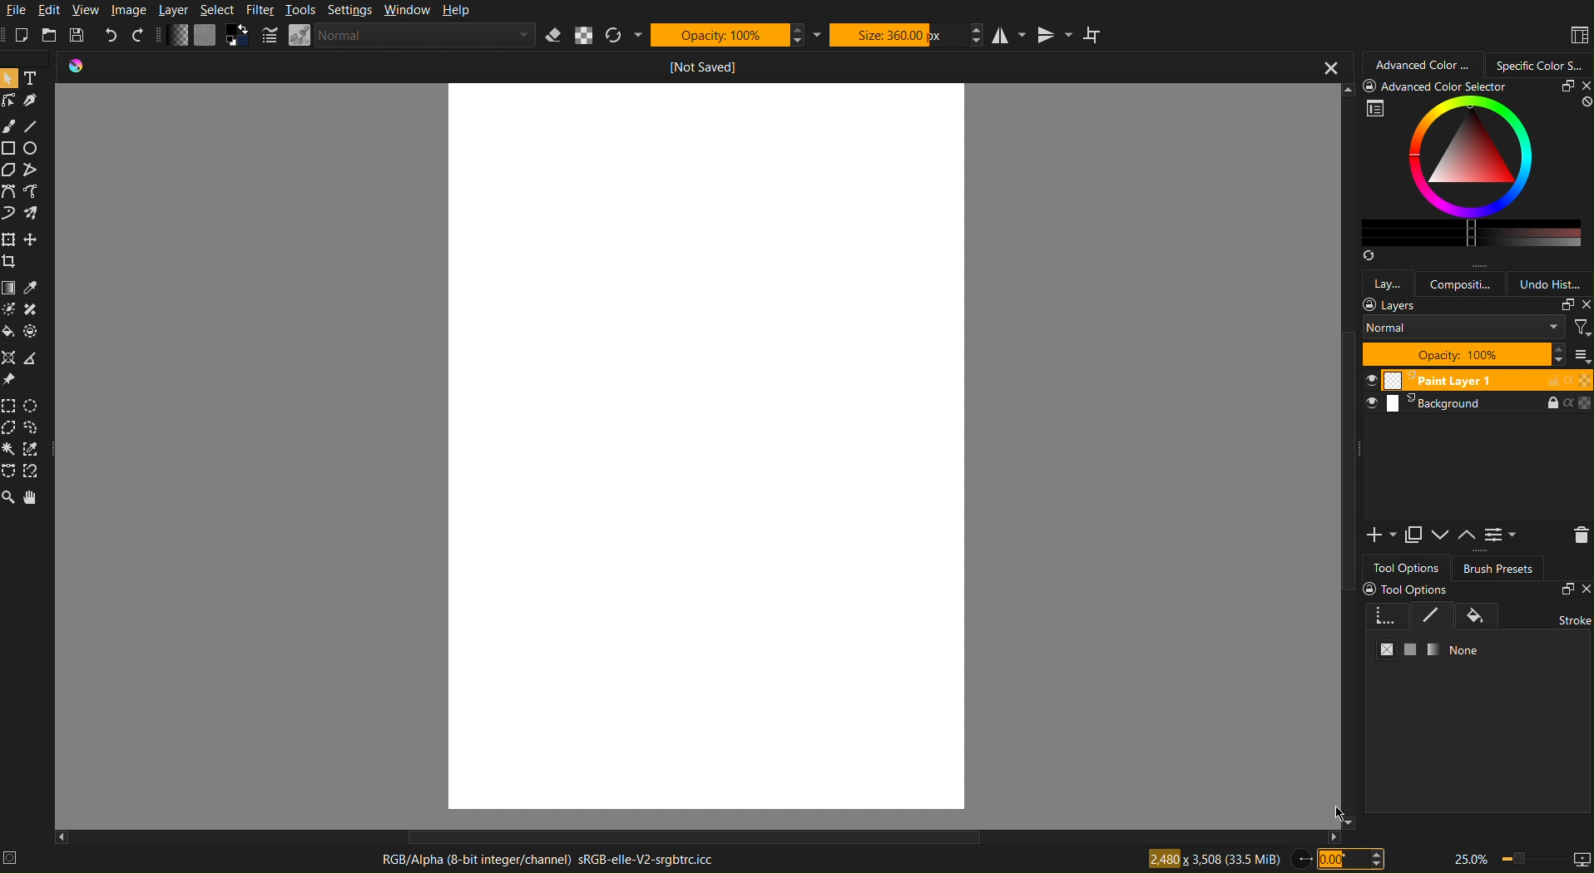 The height and width of the screenshot is (873, 1594). I want to click on Contiguous Selection Tool, so click(8, 450).